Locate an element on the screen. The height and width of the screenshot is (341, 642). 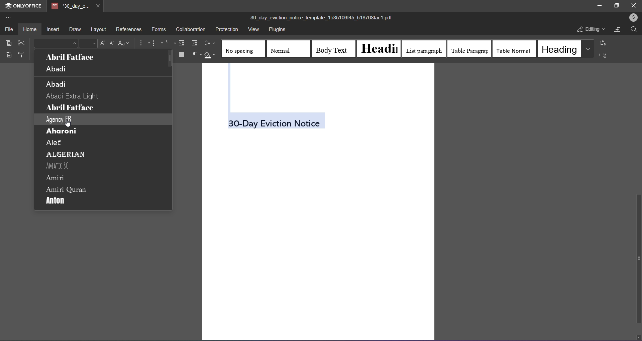
aharoni is located at coordinates (64, 131).